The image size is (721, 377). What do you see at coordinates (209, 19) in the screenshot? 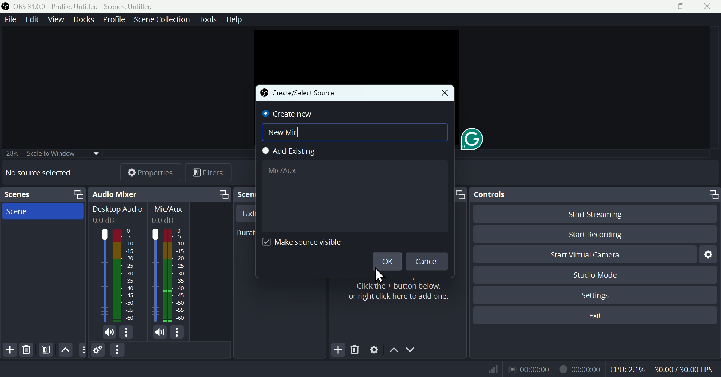
I see `Tools` at bounding box center [209, 19].